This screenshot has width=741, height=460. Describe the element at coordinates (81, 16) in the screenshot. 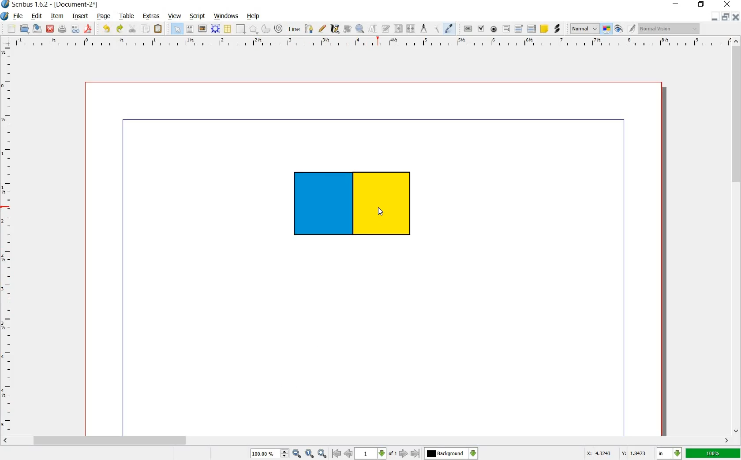

I see `insert` at that location.